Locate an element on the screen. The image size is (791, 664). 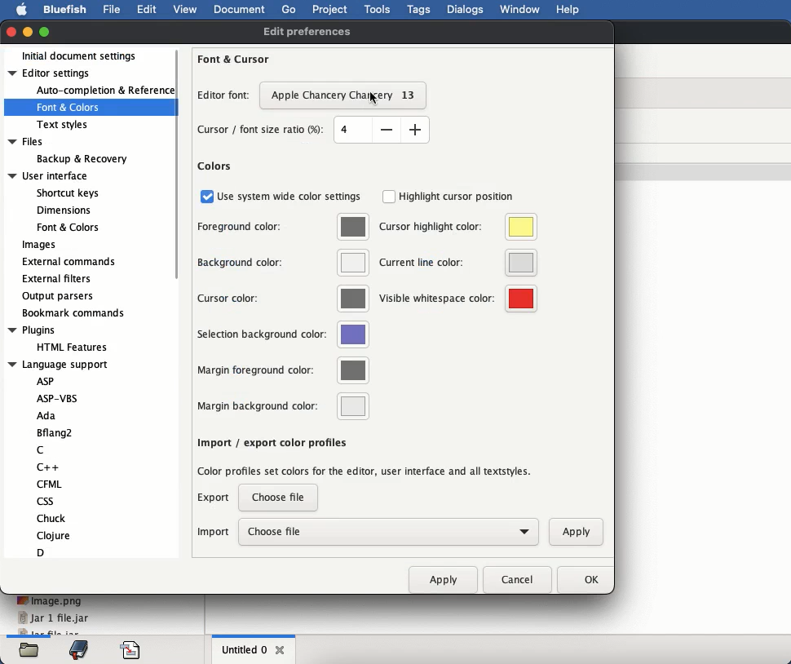
apple logo is located at coordinates (22, 10).